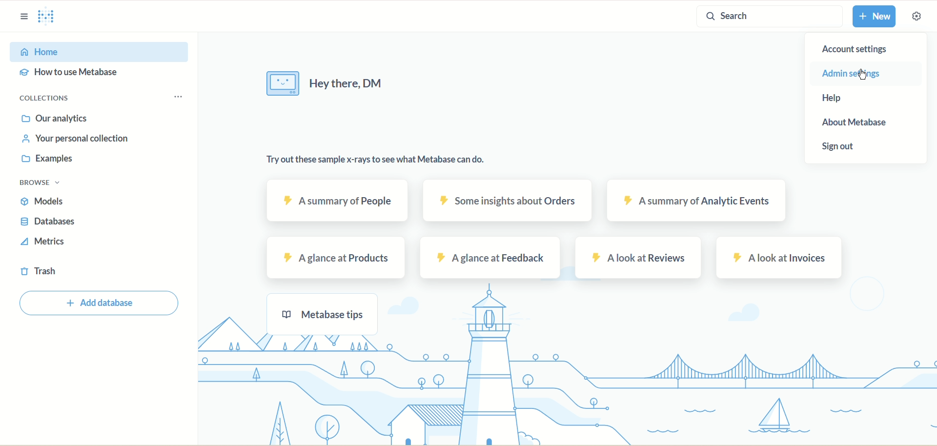 Image resolution: width=937 pixels, height=446 pixels. I want to click on Admin settings, so click(876, 74).